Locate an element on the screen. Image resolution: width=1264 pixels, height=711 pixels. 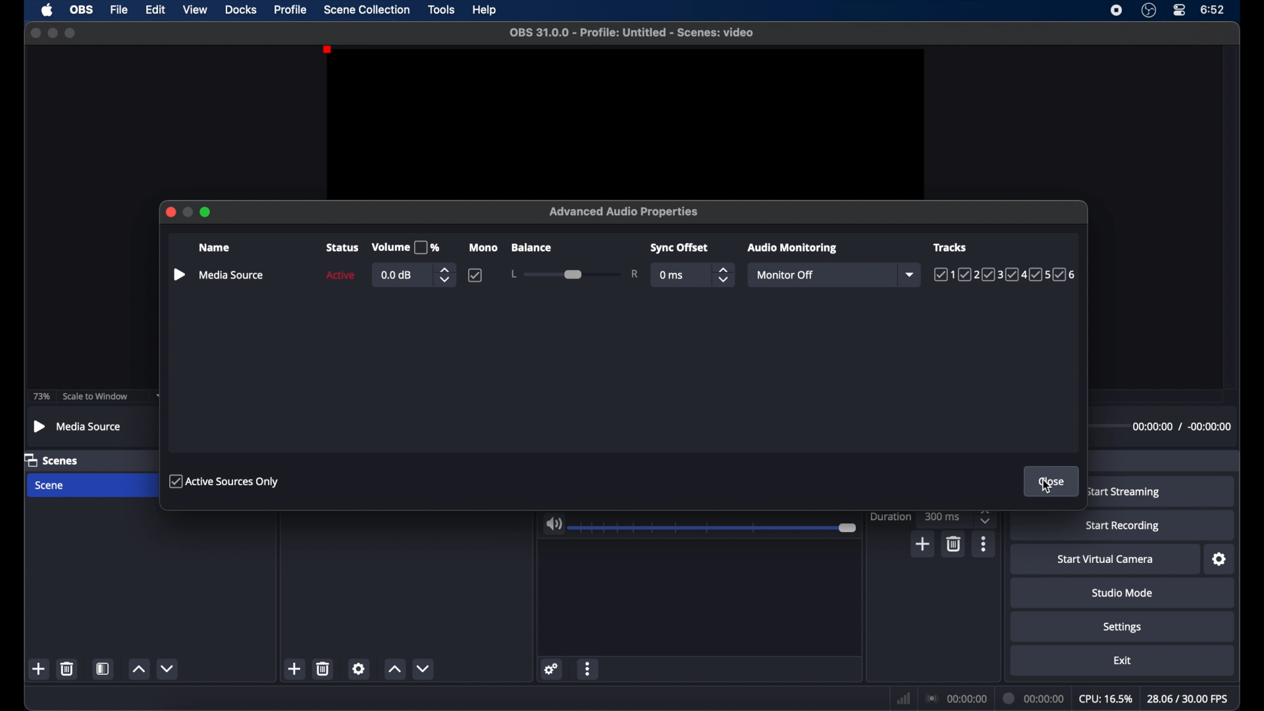
stepper buttons is located at coordinates (987, 516).